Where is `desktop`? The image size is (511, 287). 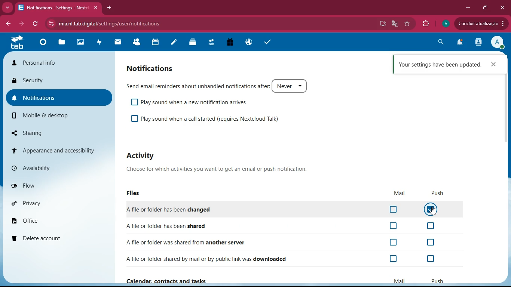
desktop is located at coordinates (382, 24).